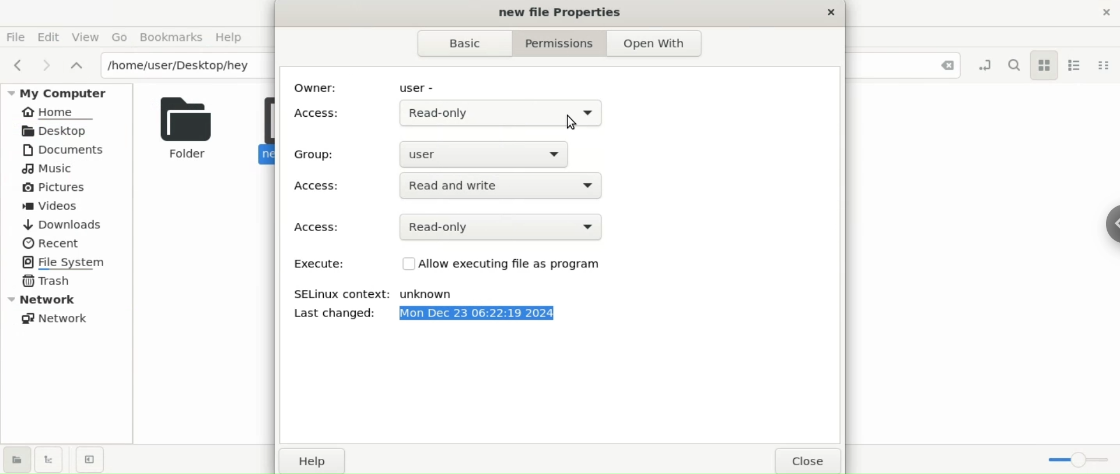  I want to click on Network, so click(59, 318).